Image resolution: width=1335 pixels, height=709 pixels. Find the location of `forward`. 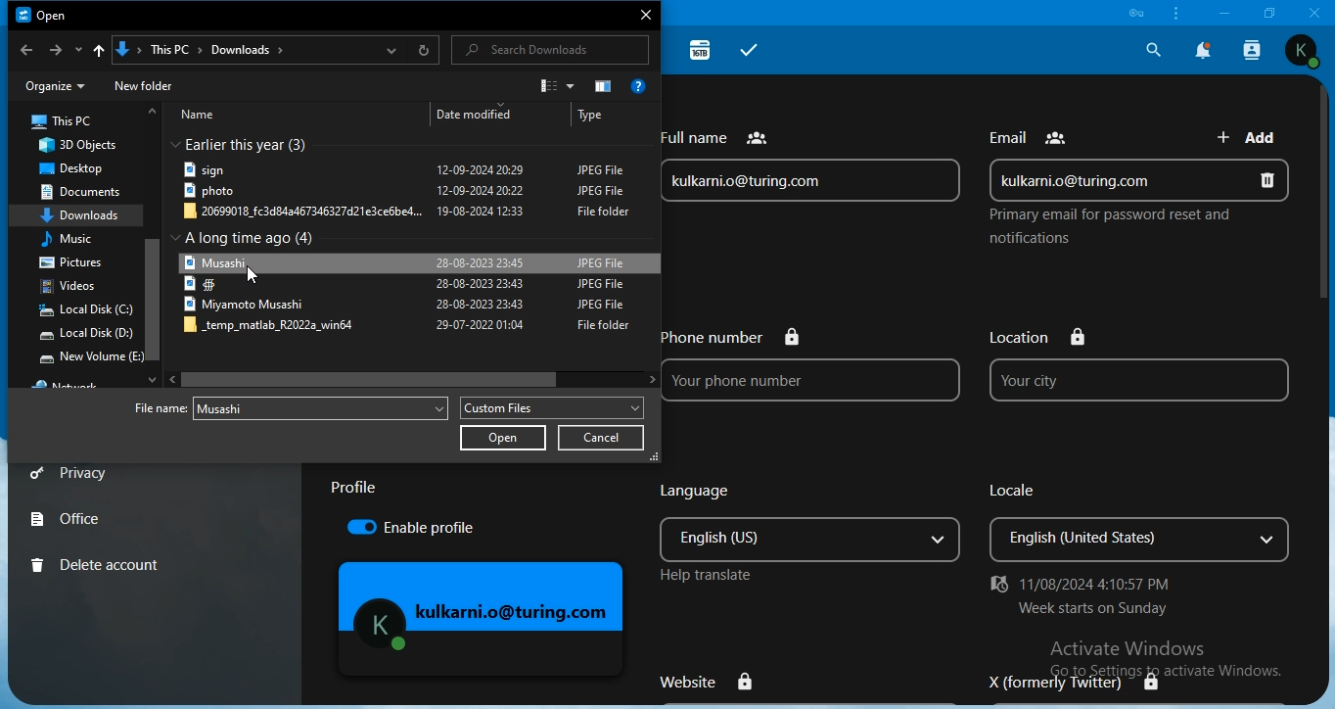

forward is located at coordinates (56, 49).